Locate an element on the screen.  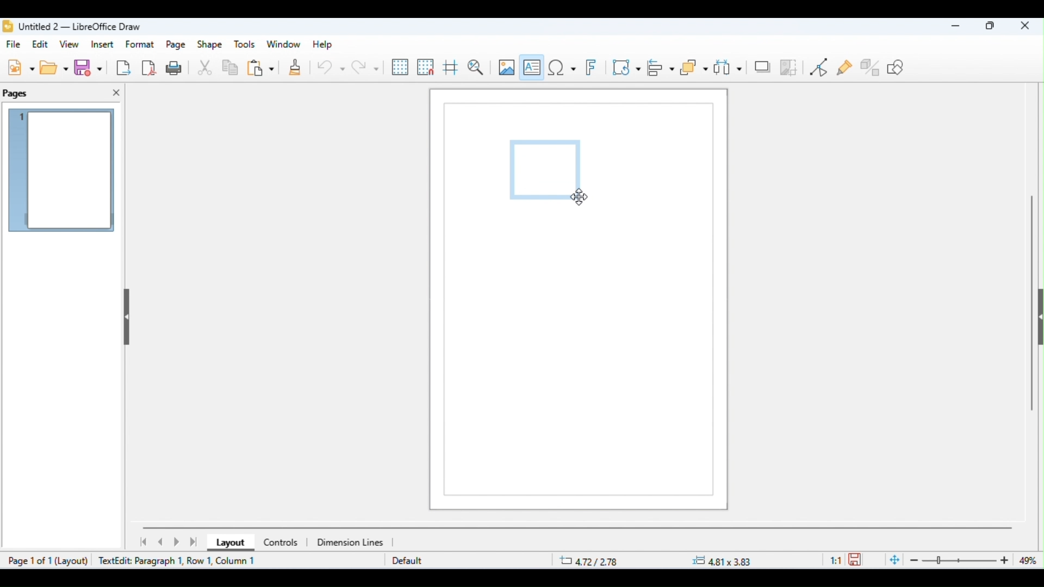
first page is located at coordinates (142, 542).